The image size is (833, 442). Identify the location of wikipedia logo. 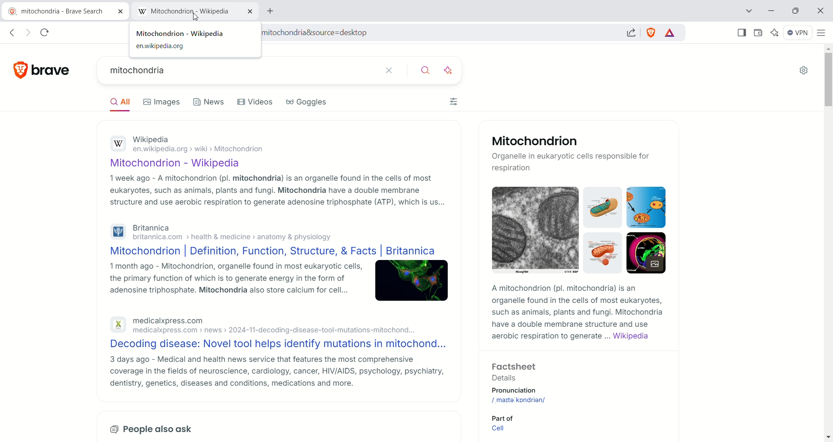
(117, 143).